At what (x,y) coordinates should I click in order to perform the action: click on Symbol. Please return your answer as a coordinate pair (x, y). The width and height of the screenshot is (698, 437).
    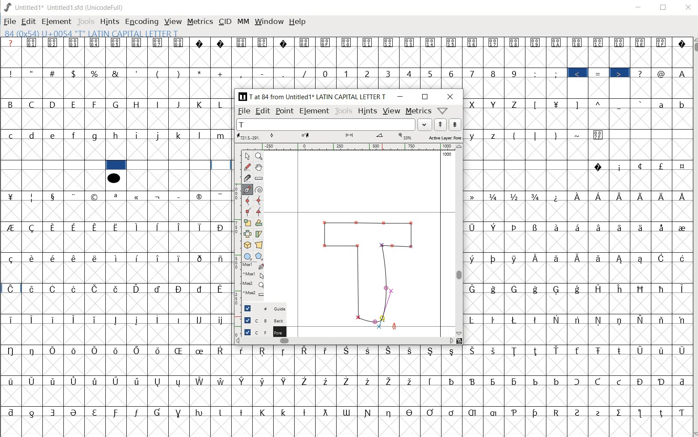
    Looking at the image, I should click on (557, 197).